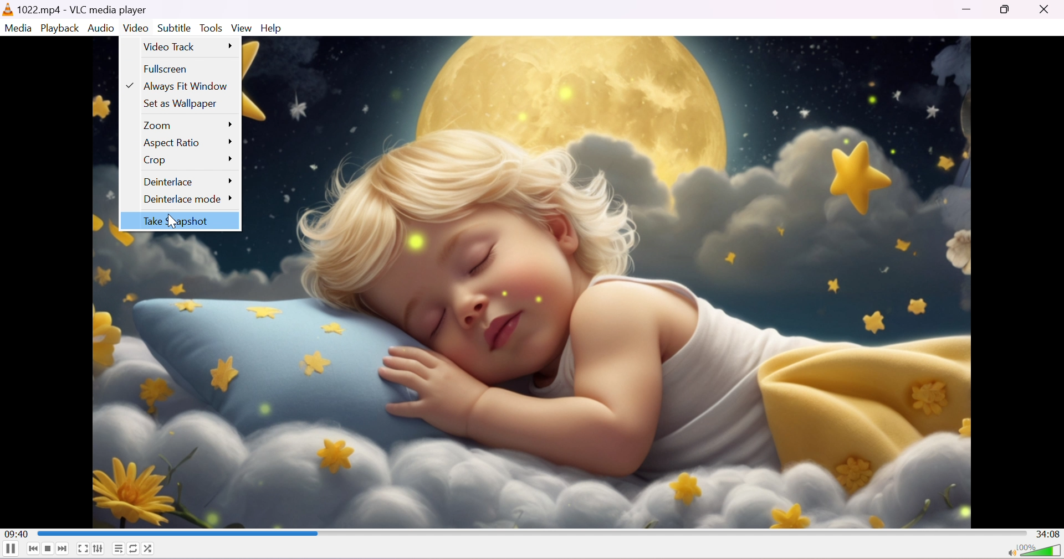 Image resolution: width=1064 pixels, height=559 pixels. What do you see at coordinates (187, 87) in the screenshot?
I see `Always Fit Window` at bounding box center [187, 87].